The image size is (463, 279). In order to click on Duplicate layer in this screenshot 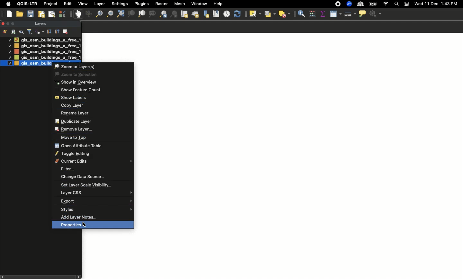, I will do `click(91, 122)`.